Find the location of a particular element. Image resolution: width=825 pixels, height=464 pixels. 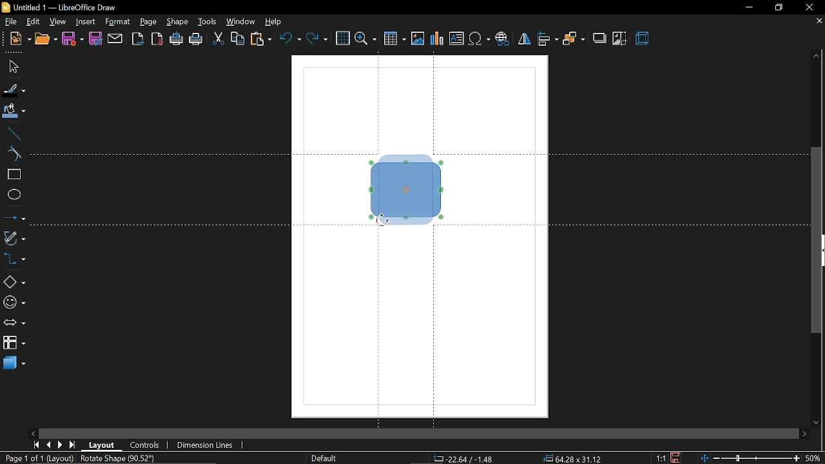

move down is located at coordinates (818, 421).